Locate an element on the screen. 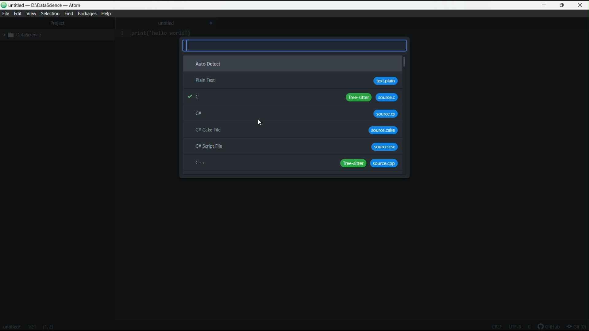  c++ is located at coordinates (200, 163).